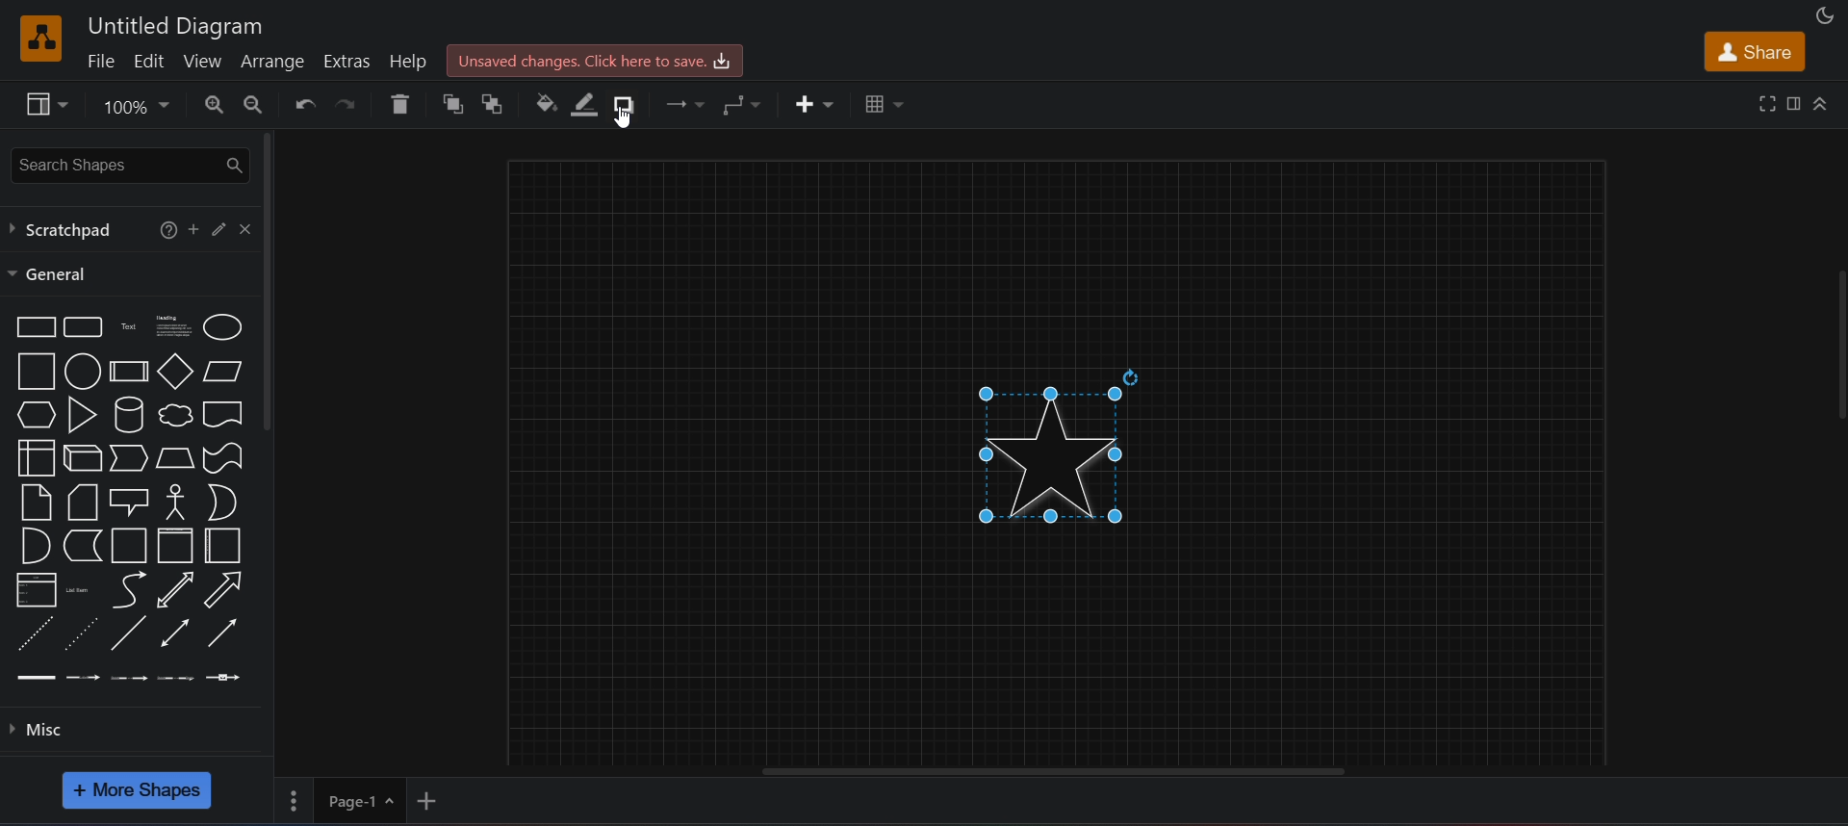 The width and height of the screenshot is (1848, 826). What do you see at coordinates (83, 679) in the screenshot?
I see `Connector with label` at bounding box center [83, 679].